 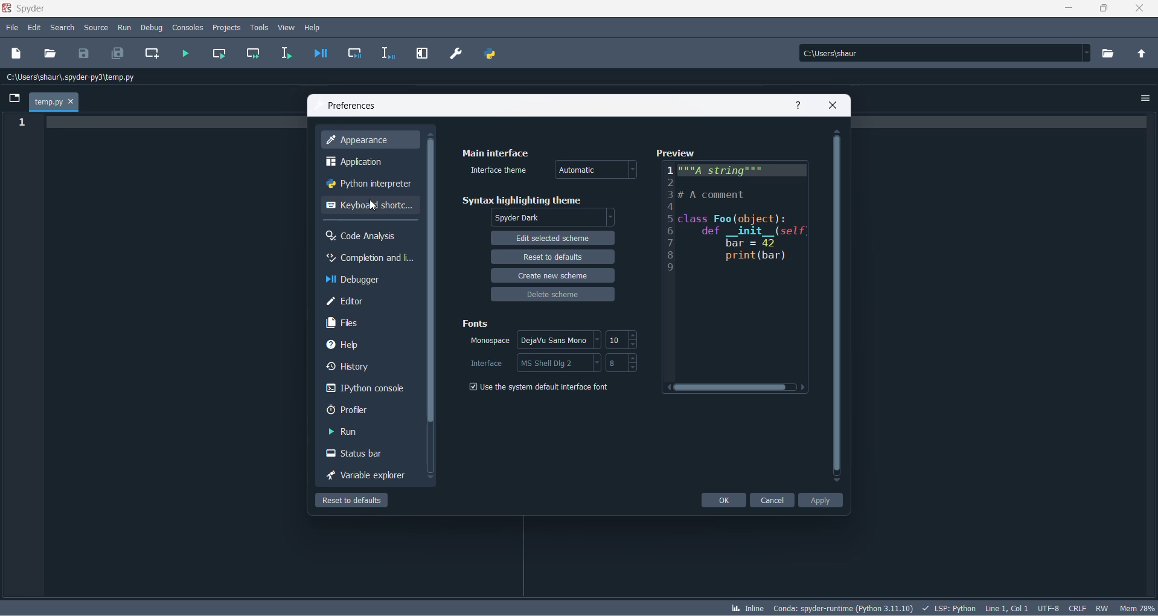 I want to click on scrollbar, so click(x=733, y=388).